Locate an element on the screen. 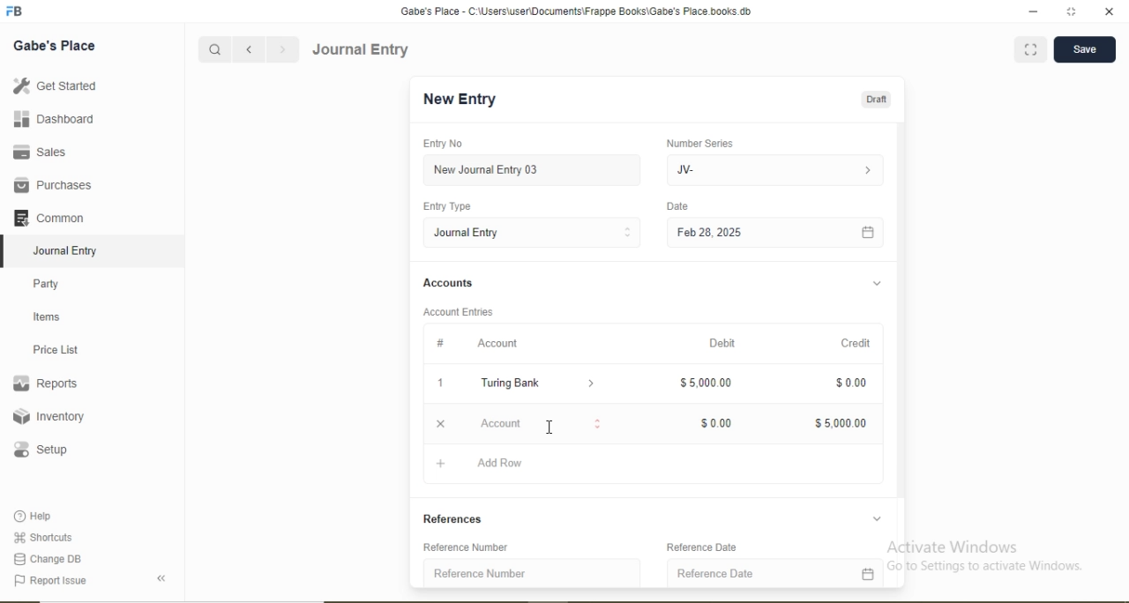 This screenshot has width=1129, height=603. Inventory is located at coordinates (49, 416).